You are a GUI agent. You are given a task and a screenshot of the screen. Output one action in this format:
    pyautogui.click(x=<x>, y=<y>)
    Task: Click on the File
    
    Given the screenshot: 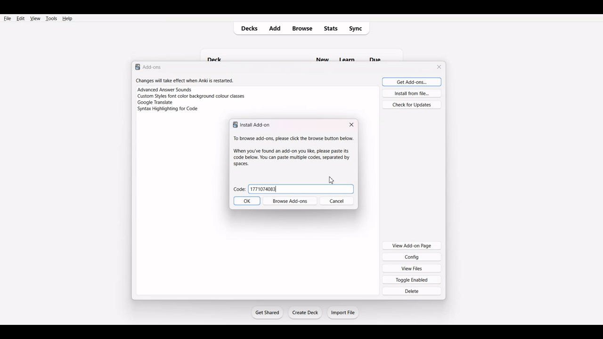 What is the action you would take?
    pyautogui.click(x=8, y=18)
    